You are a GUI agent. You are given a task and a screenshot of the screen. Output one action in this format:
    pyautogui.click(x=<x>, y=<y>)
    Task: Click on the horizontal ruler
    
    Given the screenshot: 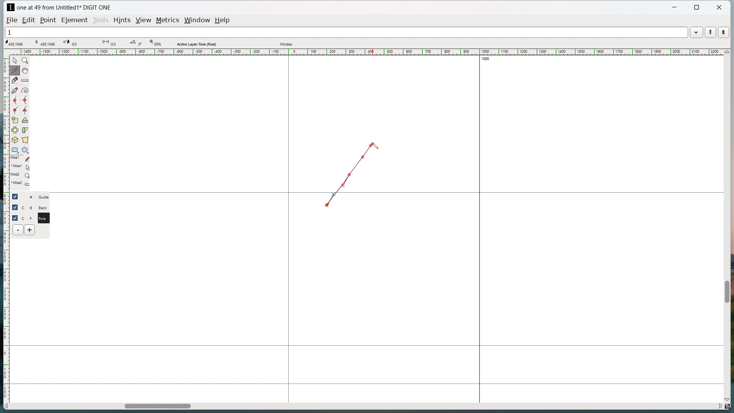 What is the action you would take?
    pyautogui.click(x=365, y=52)
    